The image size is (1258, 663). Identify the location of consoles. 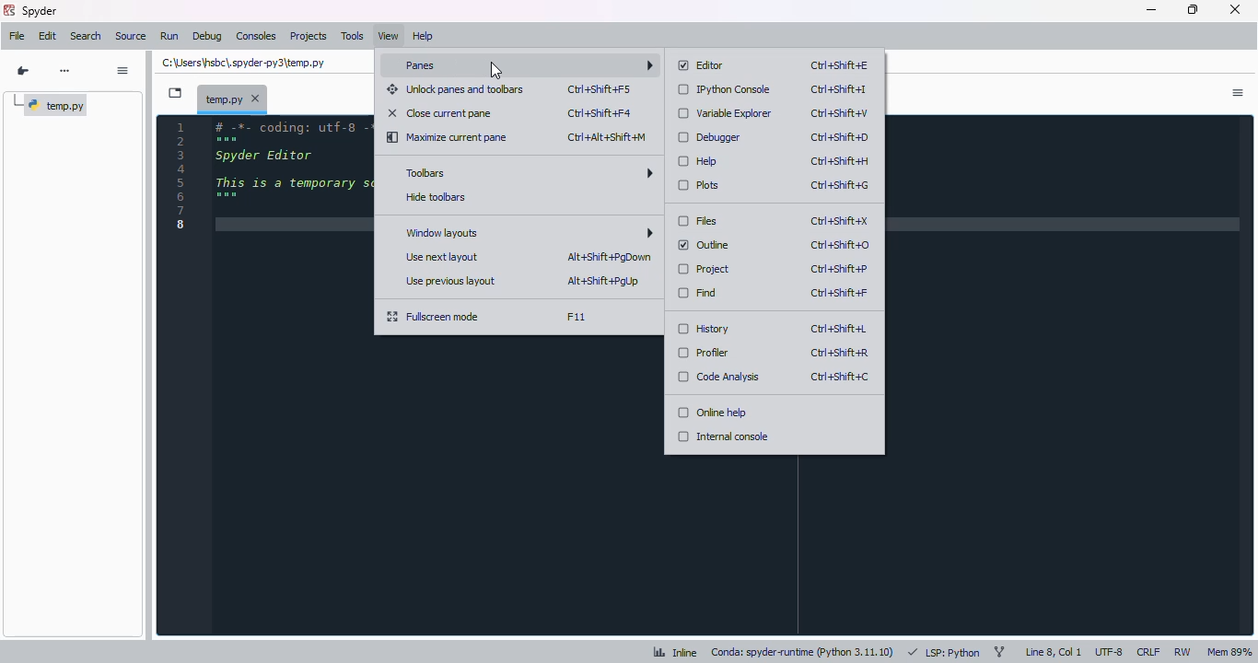
(257, 37).